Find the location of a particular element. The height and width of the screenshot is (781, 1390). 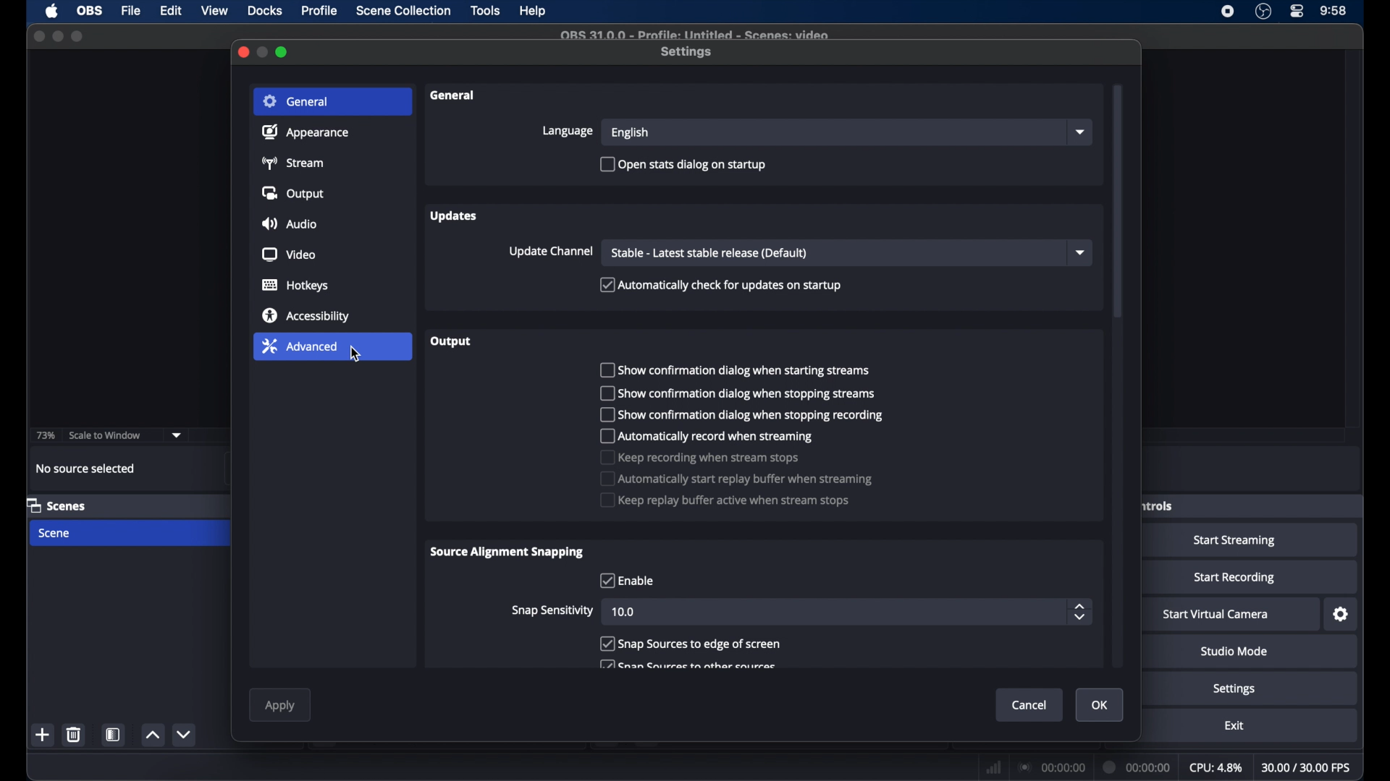

checkbox is located at coordinates (707, 435).